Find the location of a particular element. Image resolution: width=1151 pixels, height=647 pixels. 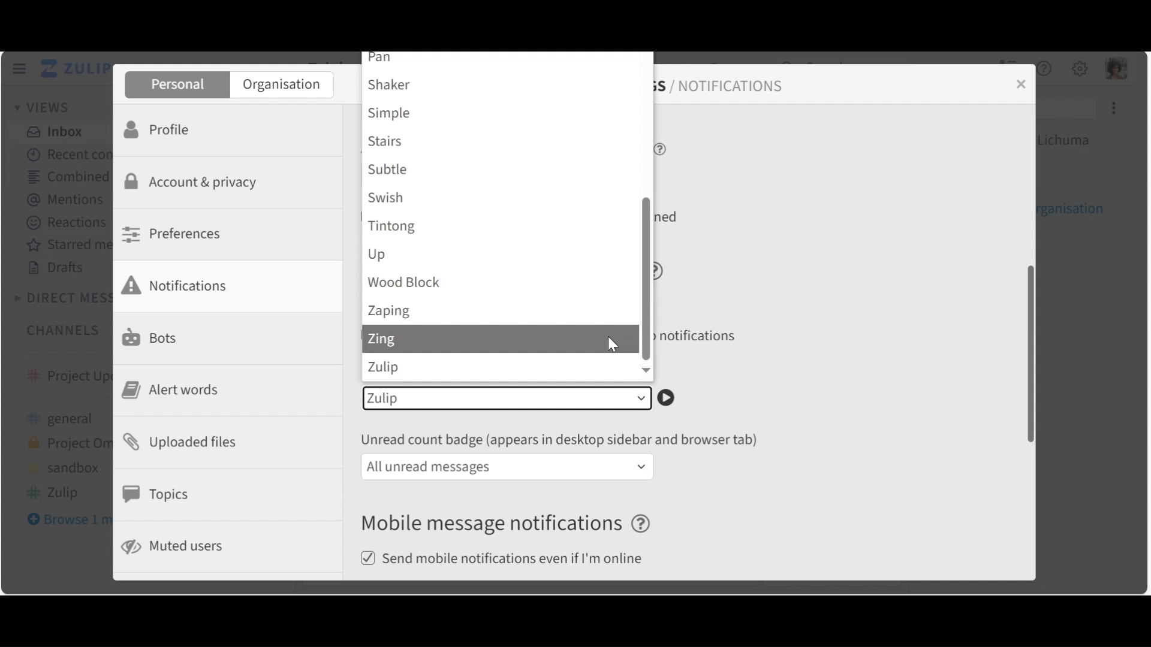

Tintong is located at coordinates (501, 226).